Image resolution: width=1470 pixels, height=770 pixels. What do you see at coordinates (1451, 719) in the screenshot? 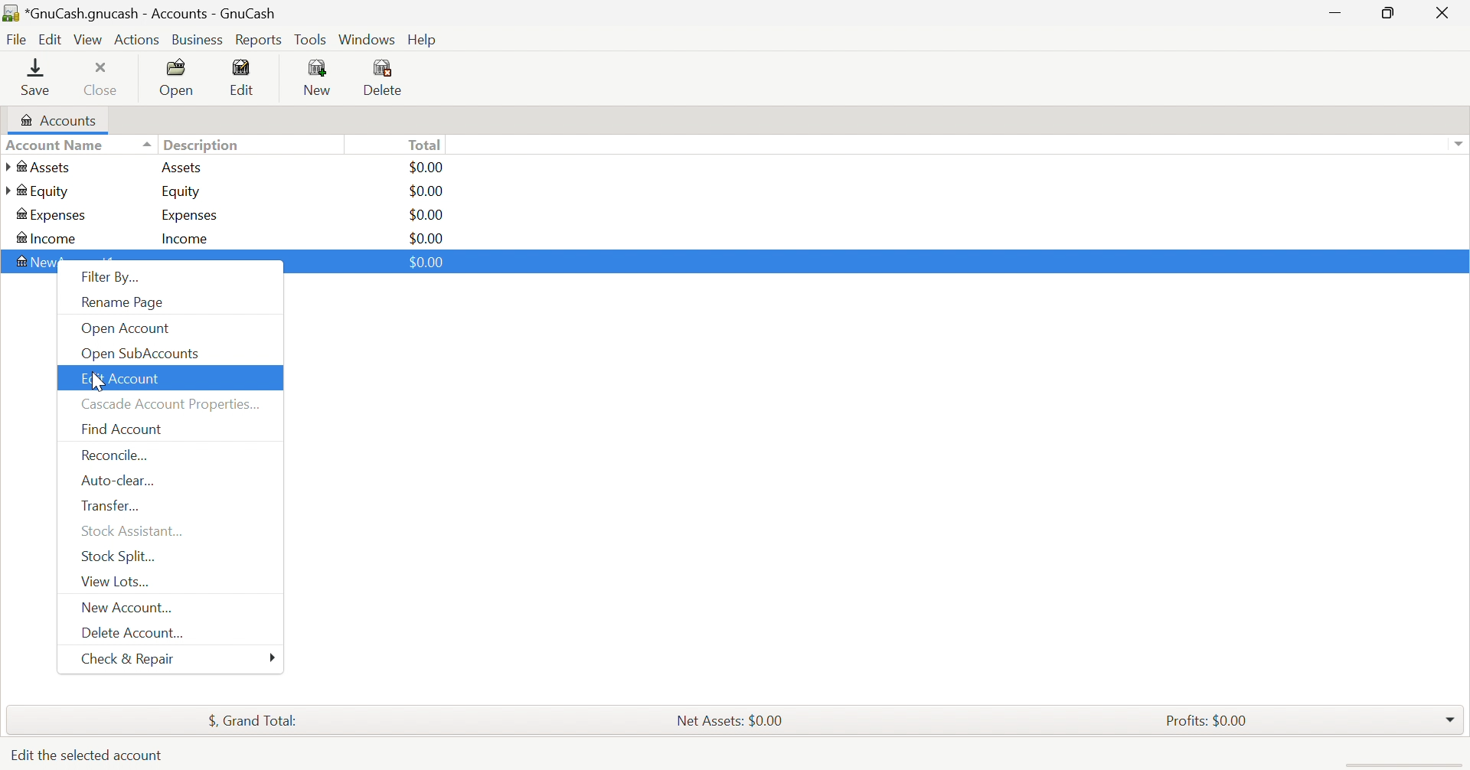
I see `Drop Down` at bounding box center [1451, 719].